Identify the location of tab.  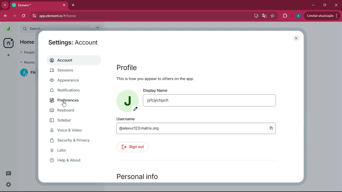
(32, 5).